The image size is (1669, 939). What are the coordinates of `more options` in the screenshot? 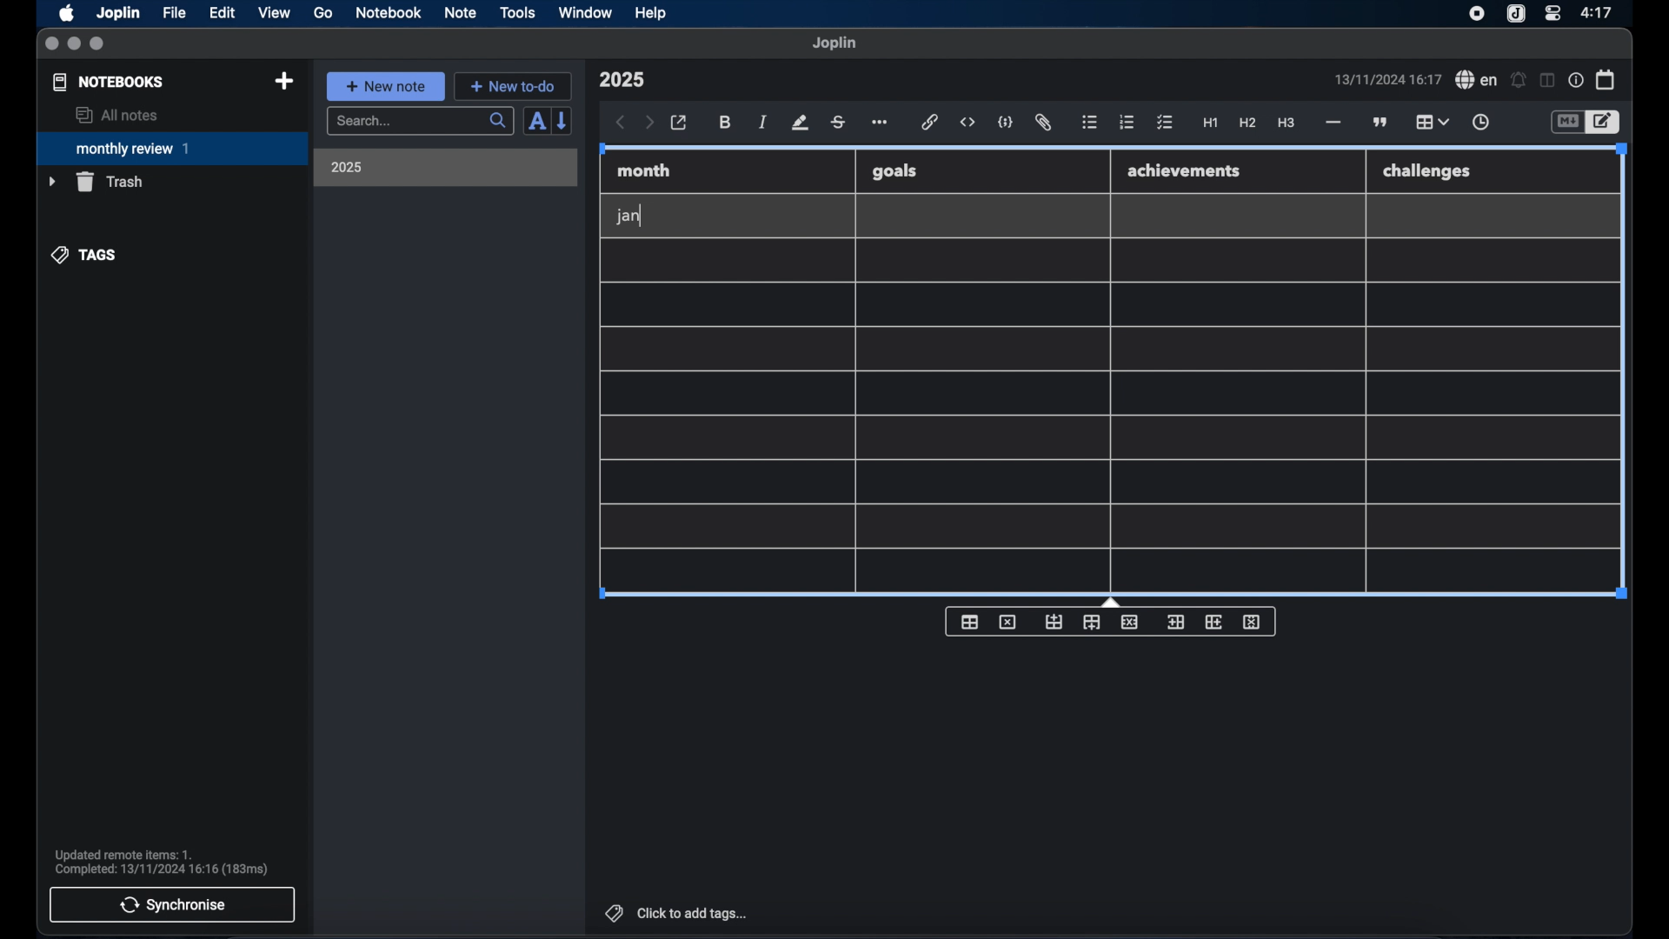 It's located at (881, 123).